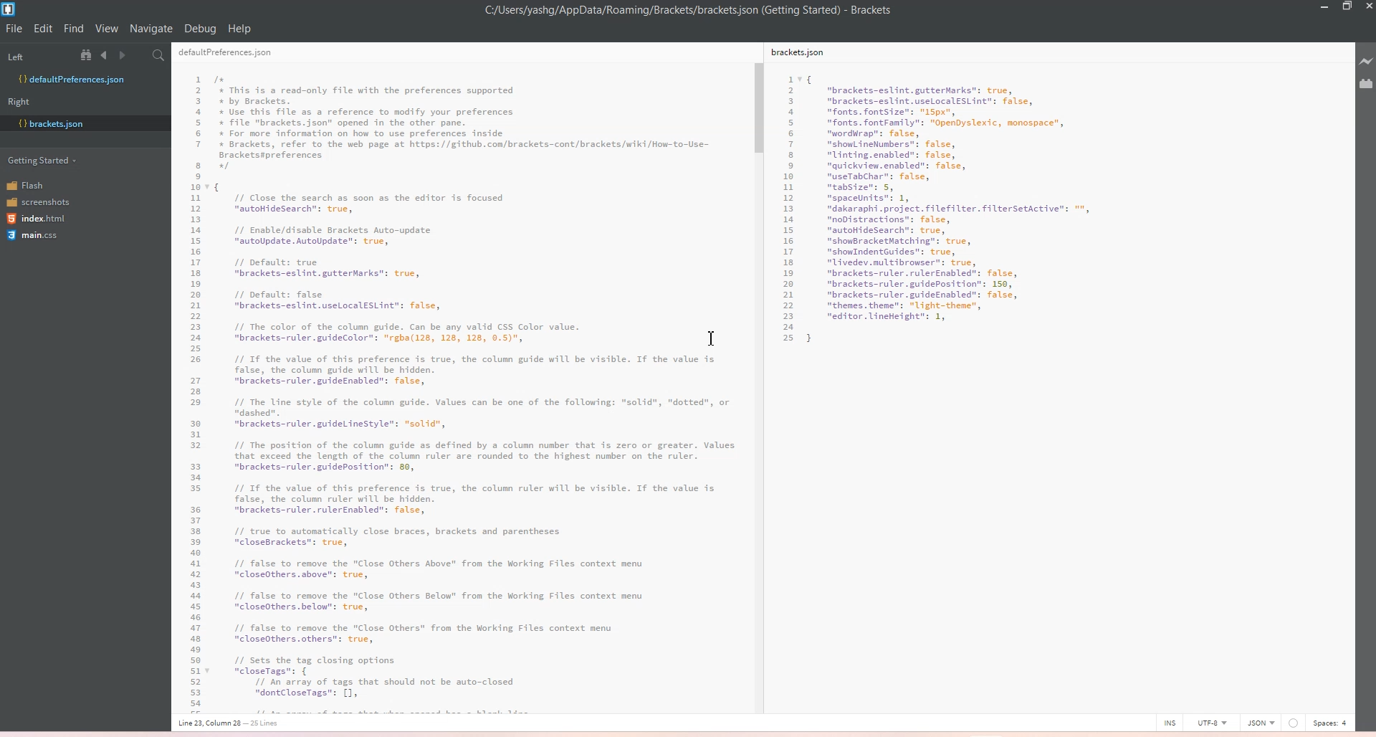  I want to click on Horizontal scroll bar, so click(454, 710).